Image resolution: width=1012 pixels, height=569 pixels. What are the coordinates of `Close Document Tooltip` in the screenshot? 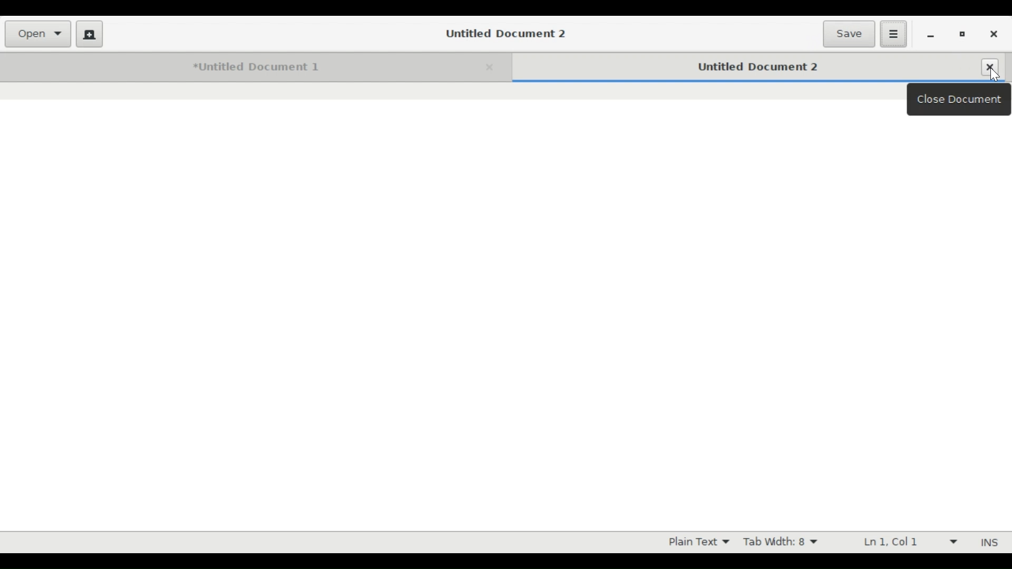 It's located at (960, 100).